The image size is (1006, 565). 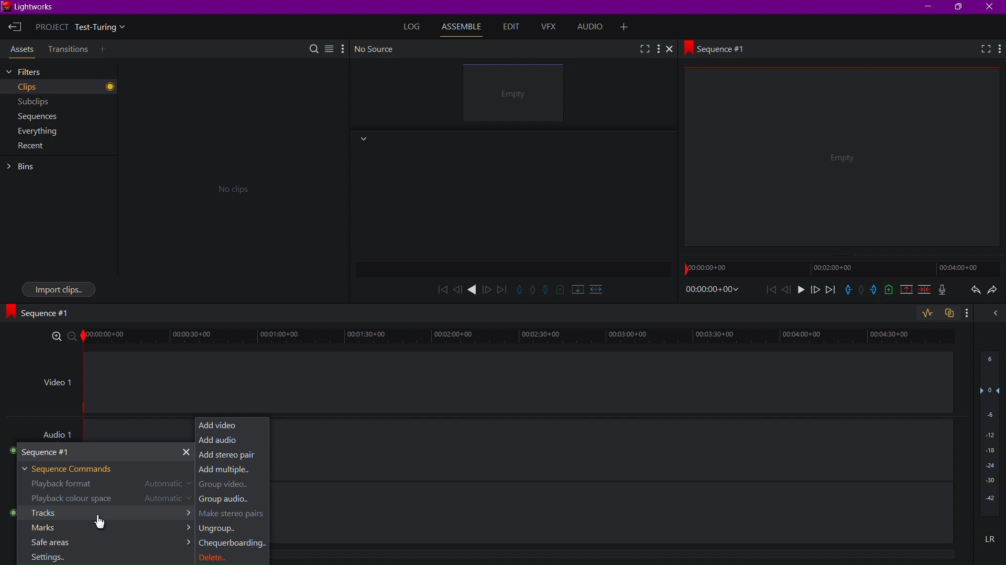 I want to click on Marks, so click(x=102, y=529).